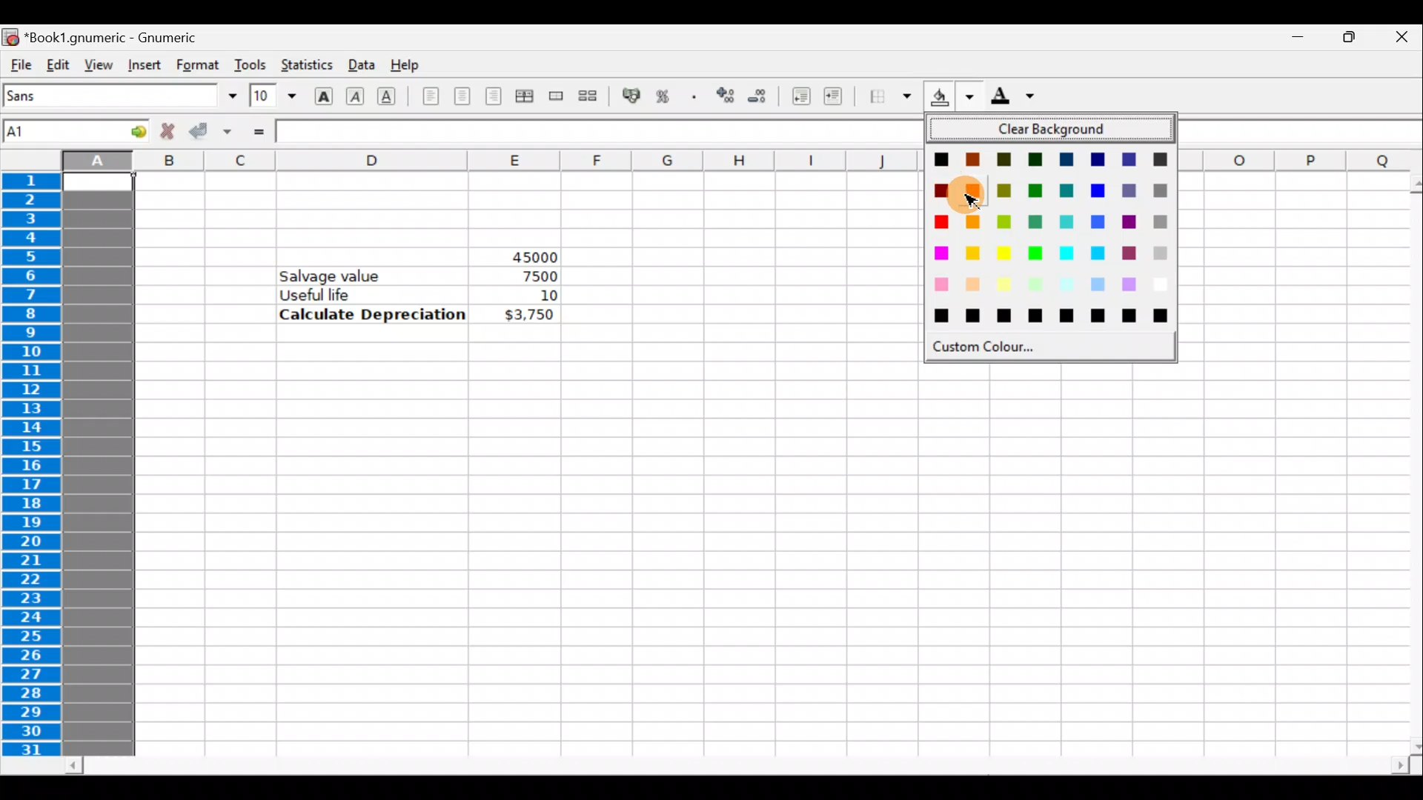 The image size is (1423, 800). What do you see at coordinates (597, 132) in the screenshot?
I see `Formula bar` at bounding box center [597, 132].